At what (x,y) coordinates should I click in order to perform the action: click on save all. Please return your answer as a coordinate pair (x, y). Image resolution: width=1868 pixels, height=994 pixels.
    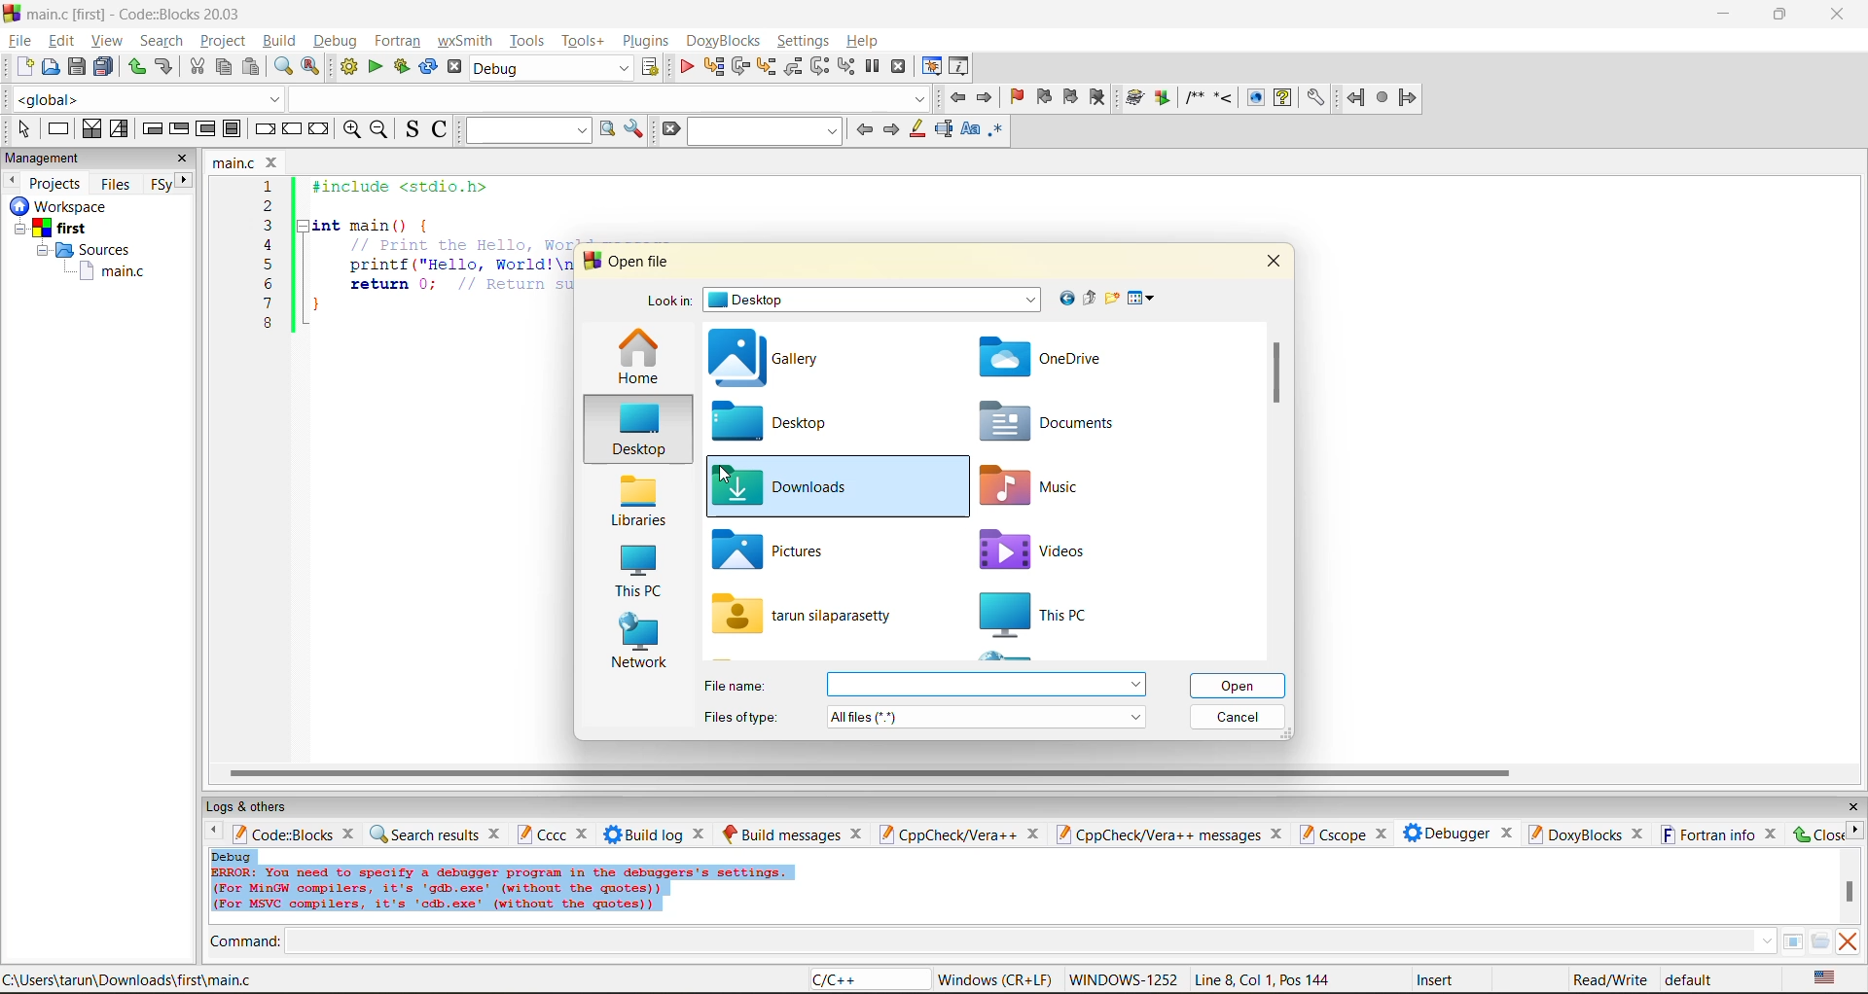
    Looking at the image, I should click on (104, 67).